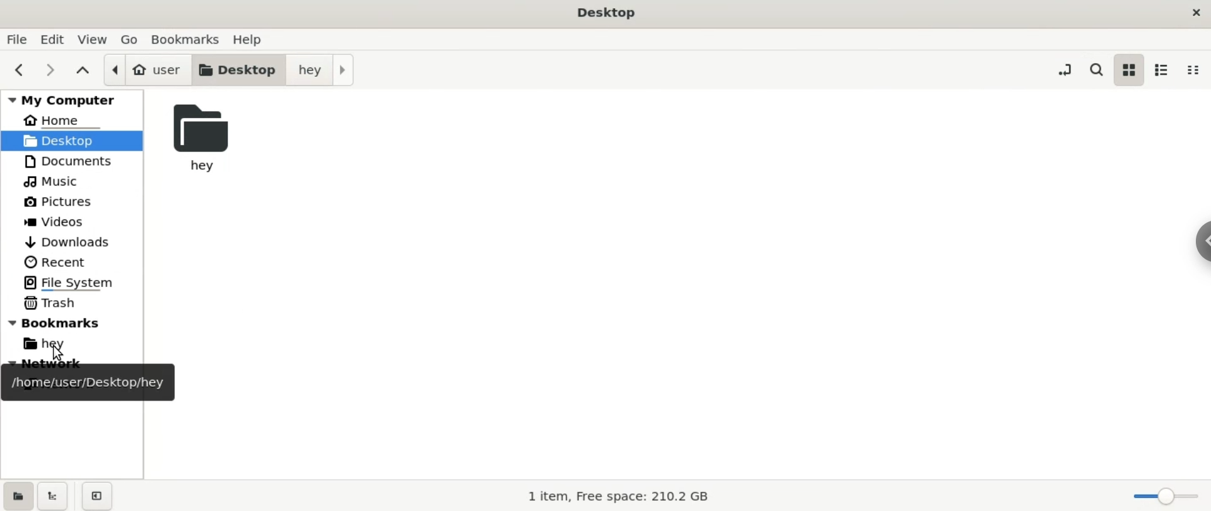 The height and width of the screenshot is (511, 1211). Describe the element at coordinates (59, 351) in the screenshot. I see `cursor` at that location.